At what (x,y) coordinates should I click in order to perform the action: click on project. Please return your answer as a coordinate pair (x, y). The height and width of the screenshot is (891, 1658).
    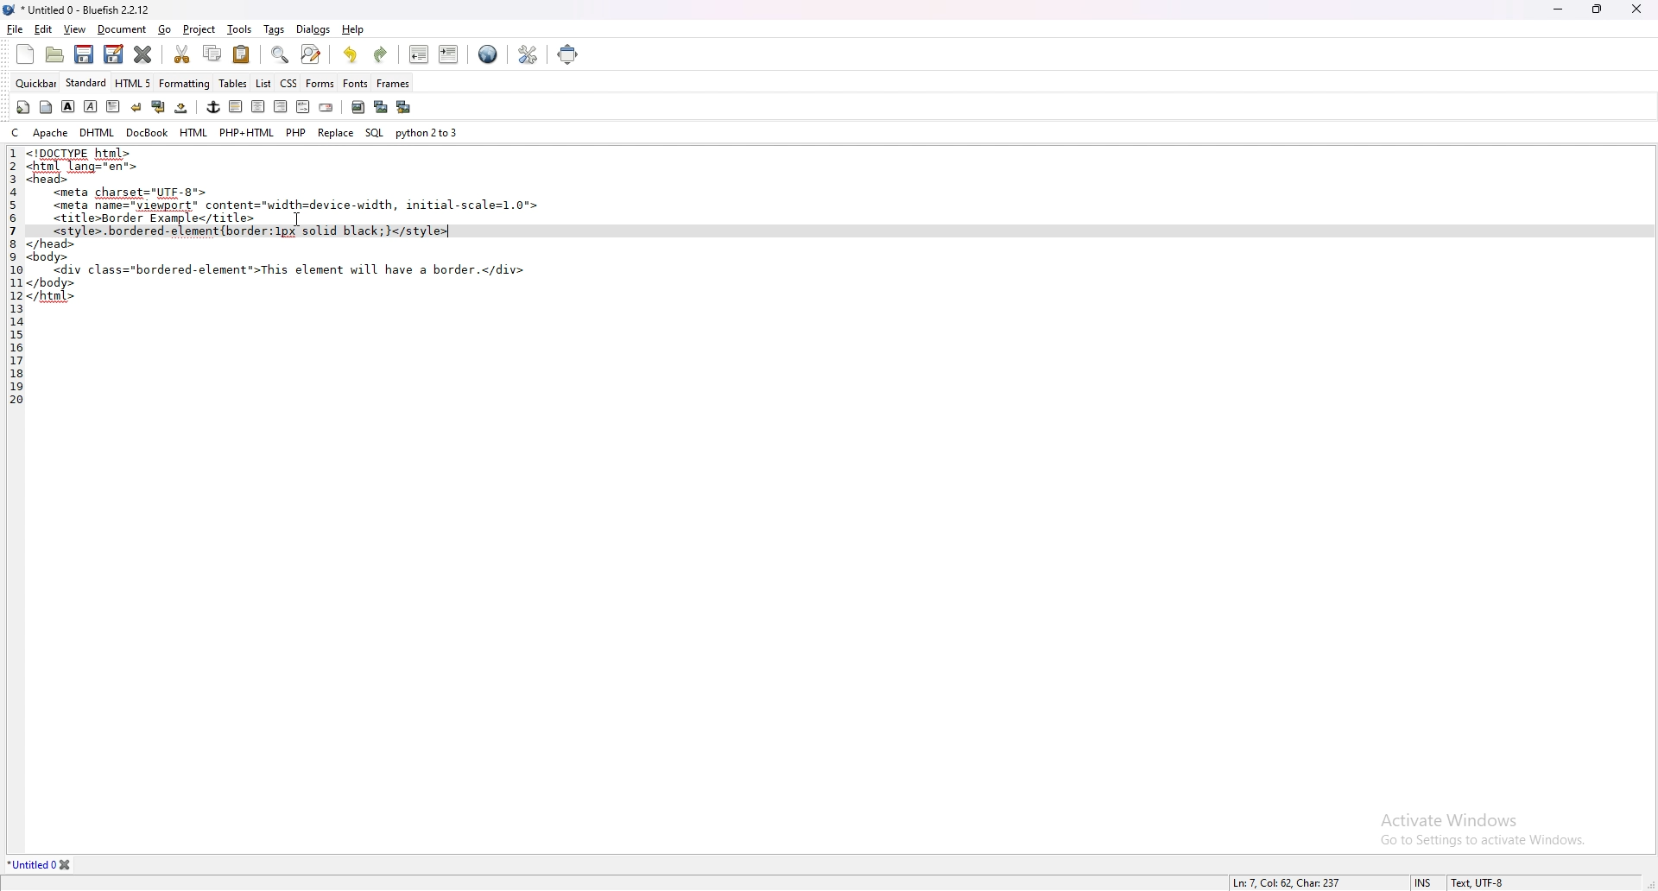
    Looking at the image, I should click on (201, 30).